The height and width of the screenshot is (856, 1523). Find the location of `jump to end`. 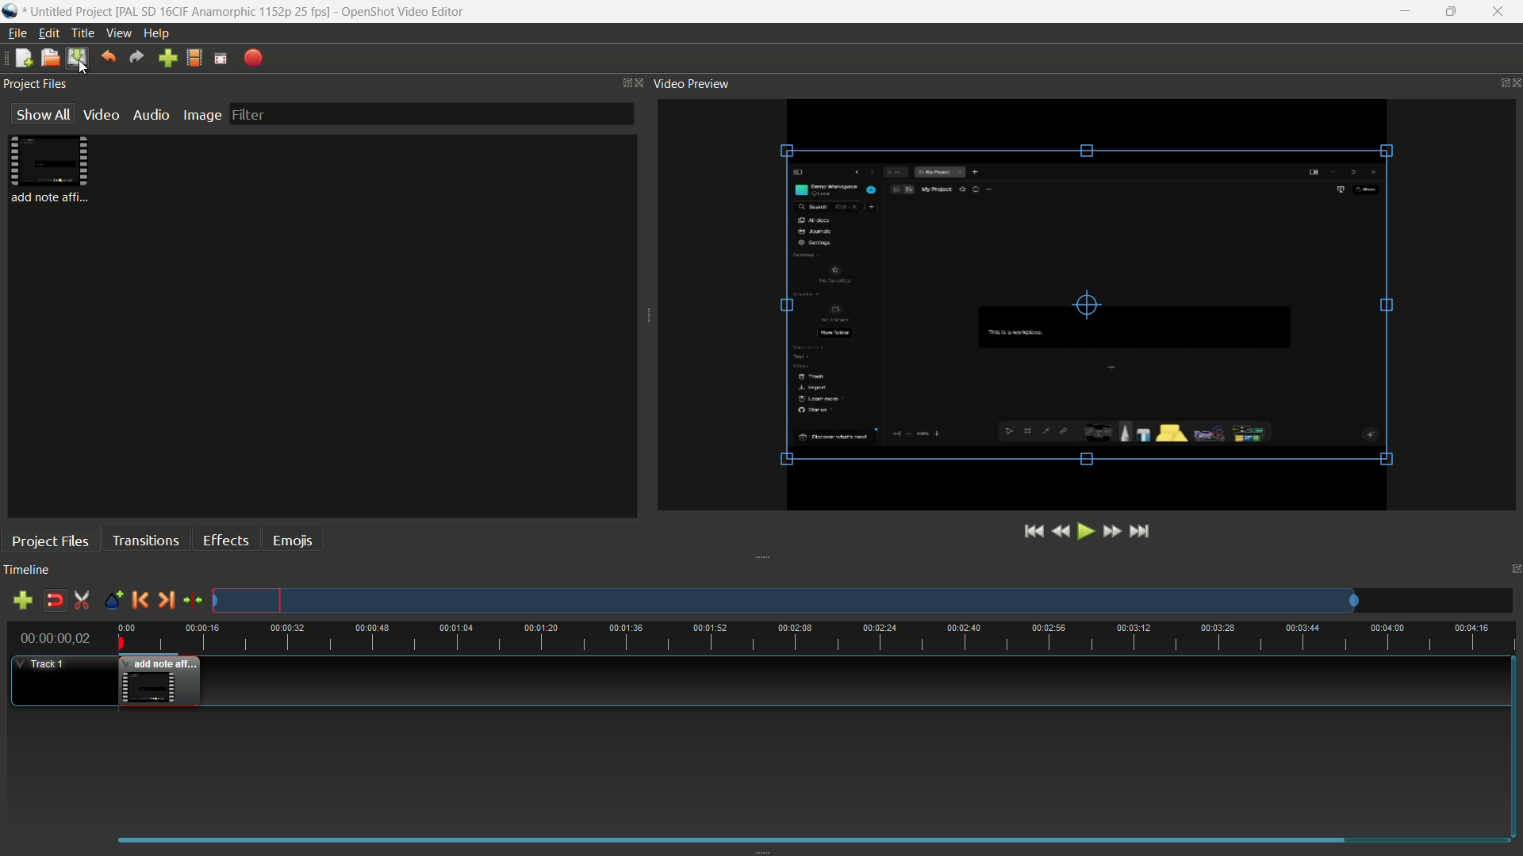

jump to end is located at coordinates (1140, 530).